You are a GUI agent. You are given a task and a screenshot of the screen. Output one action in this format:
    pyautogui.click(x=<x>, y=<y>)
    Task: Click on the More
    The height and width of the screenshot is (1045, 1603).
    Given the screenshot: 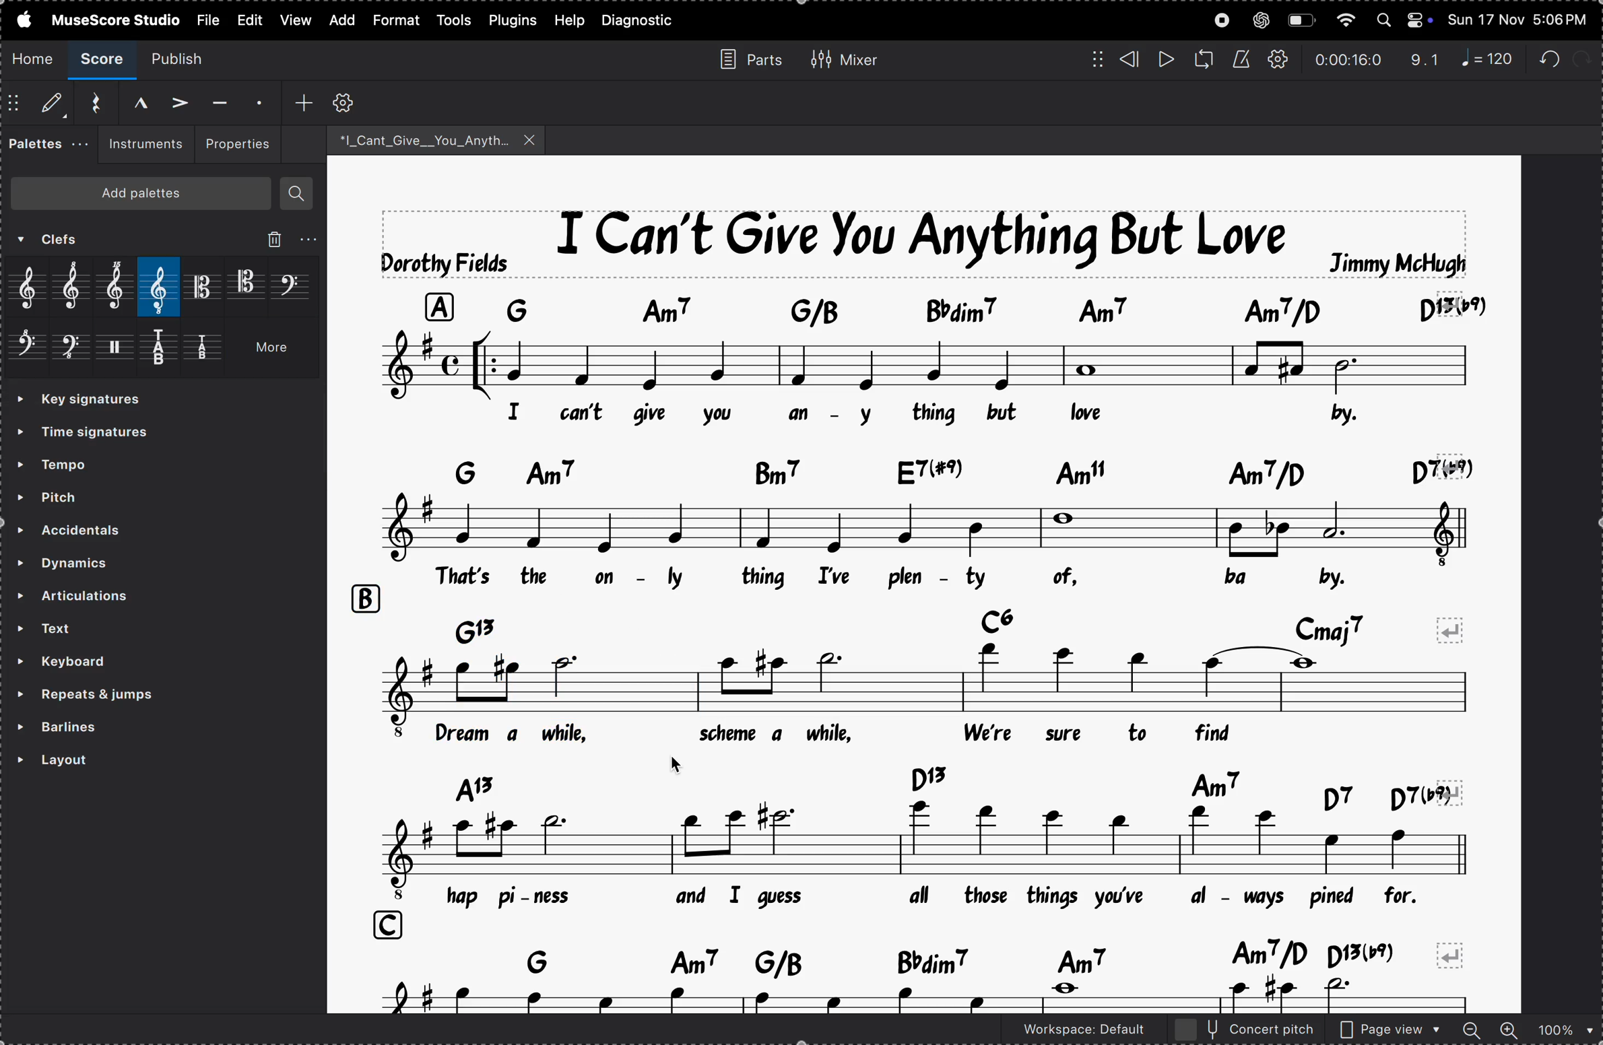 What is the action you would take?
    pyautogui.click(x=277, y=351)
    